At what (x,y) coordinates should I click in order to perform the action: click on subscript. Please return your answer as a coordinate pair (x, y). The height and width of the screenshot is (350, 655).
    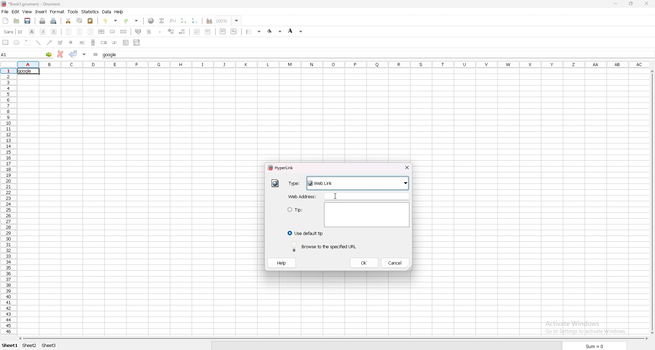
    Looking at the image, I should click on (234, 31).